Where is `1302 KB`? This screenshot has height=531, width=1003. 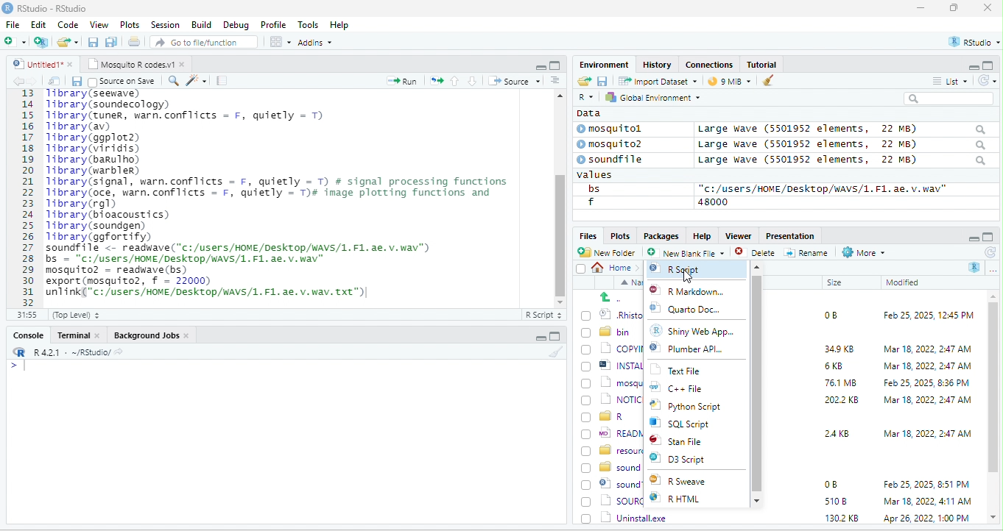 1302 KB is located at coordinates (843, 518).